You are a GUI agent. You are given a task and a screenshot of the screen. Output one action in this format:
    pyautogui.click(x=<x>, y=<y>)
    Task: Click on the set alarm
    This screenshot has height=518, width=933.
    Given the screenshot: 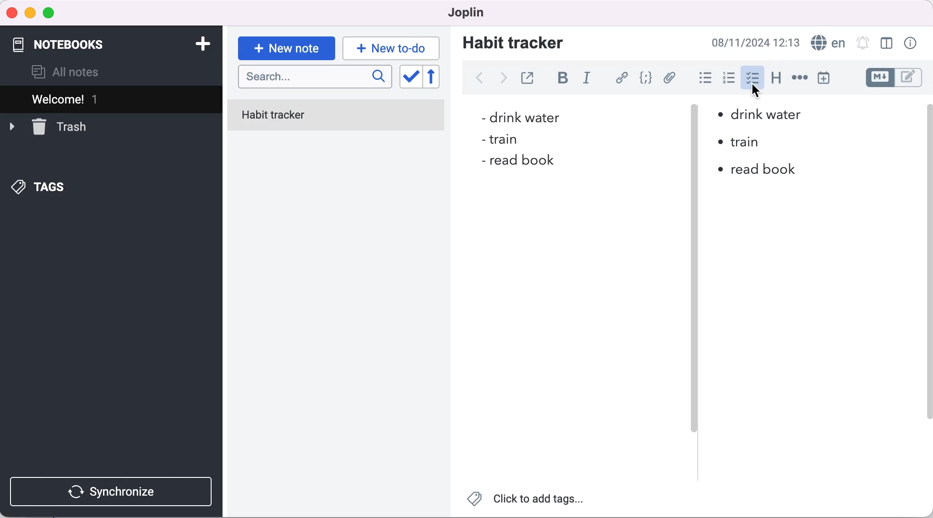 What is the action you would take?
    pyautogui.click(x=862, y=42)
    